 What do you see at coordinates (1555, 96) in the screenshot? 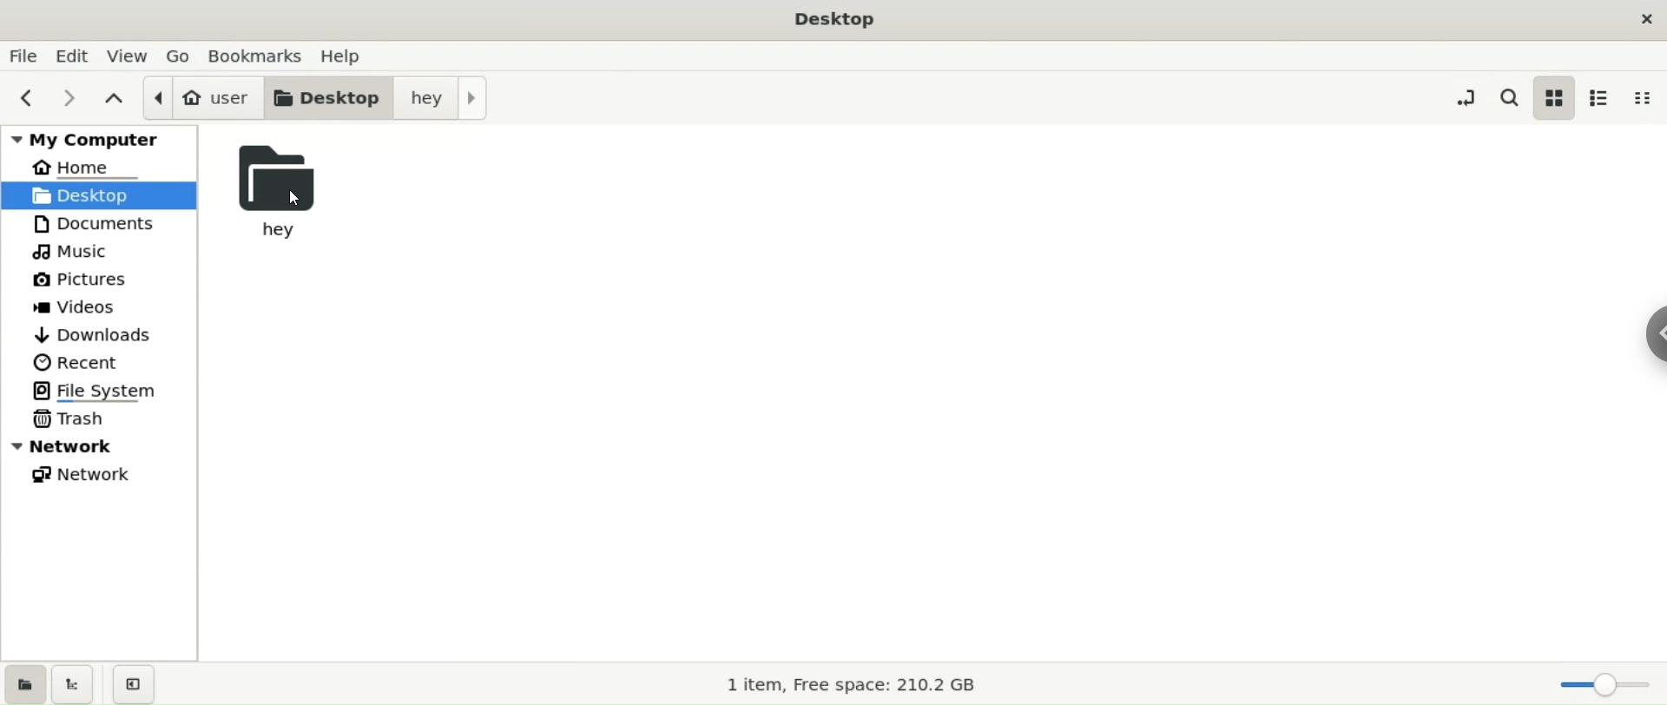
I see `icon view` at bounding box center [1555, 96].